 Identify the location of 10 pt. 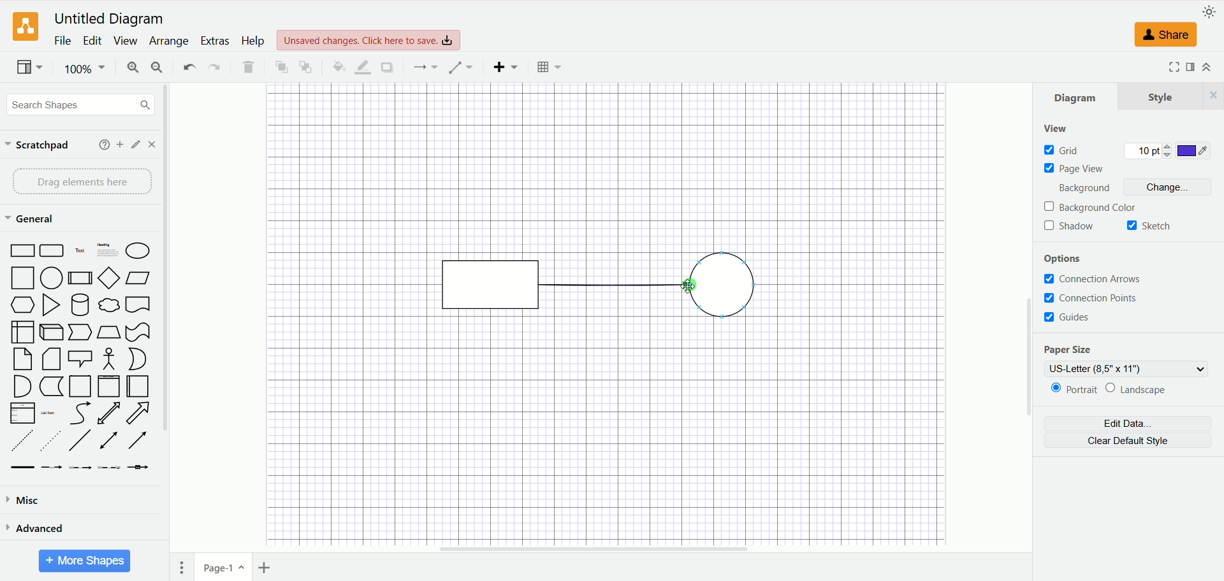
(1148, 149).